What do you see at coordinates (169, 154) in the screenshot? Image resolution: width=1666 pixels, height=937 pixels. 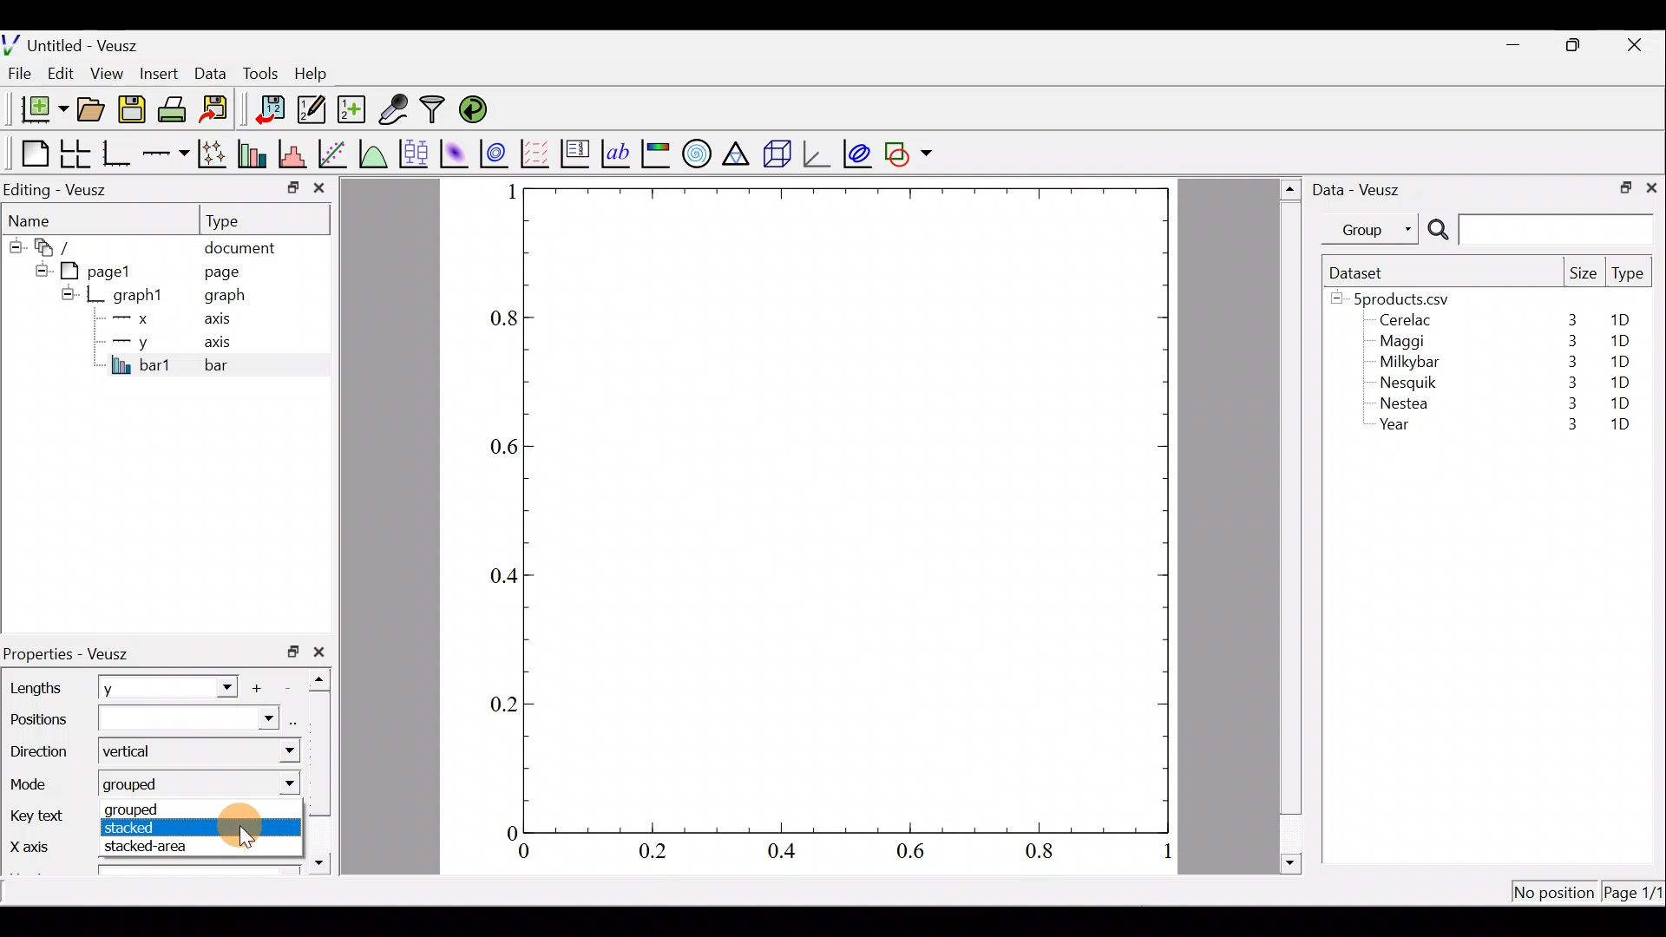 I see `Add an axis to the plot` at bounding box center [169, 154].